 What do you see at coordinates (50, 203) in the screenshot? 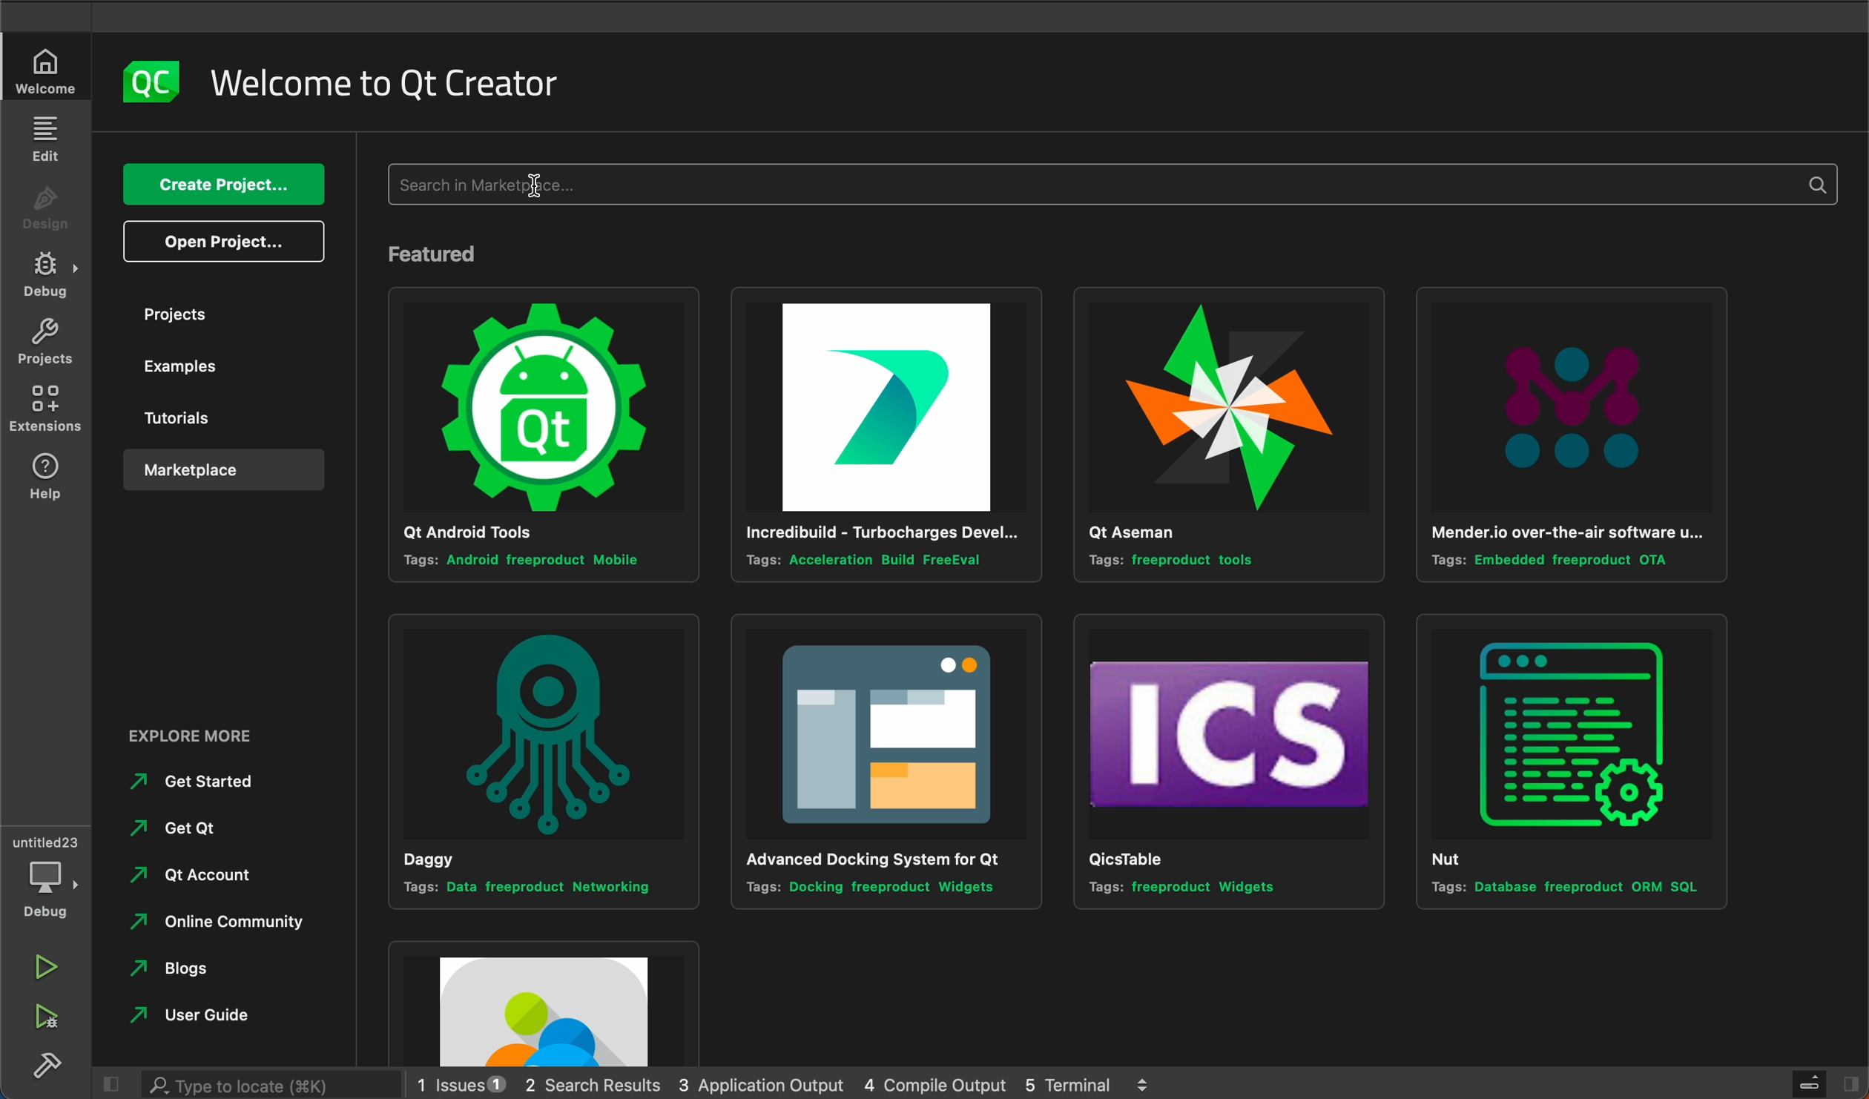
I see `design` at bounding box center [50, 203].